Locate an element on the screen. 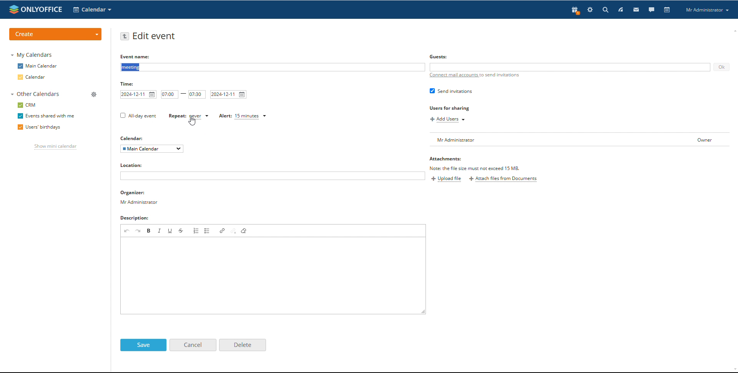  redo is located at coordinates (138, 230).